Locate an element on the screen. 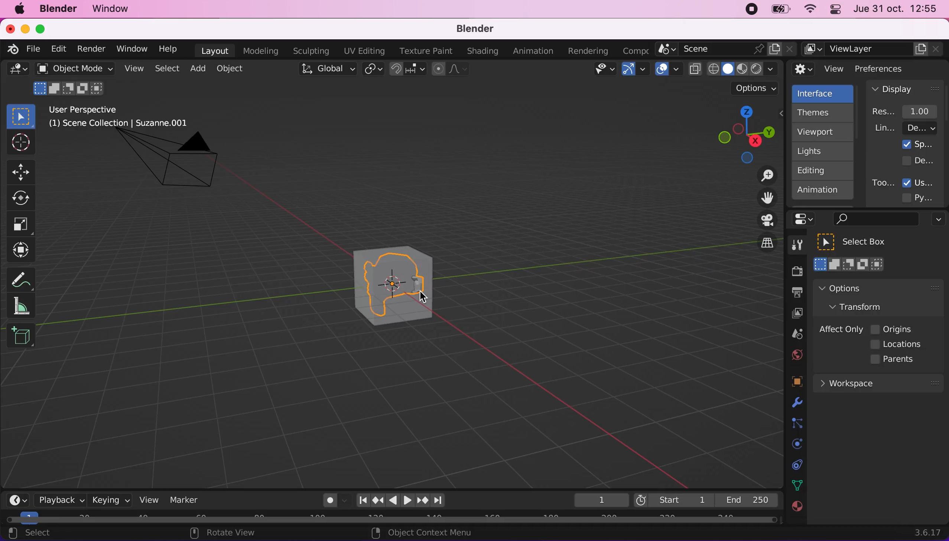  end 250 is located at coordinates (747, 499).